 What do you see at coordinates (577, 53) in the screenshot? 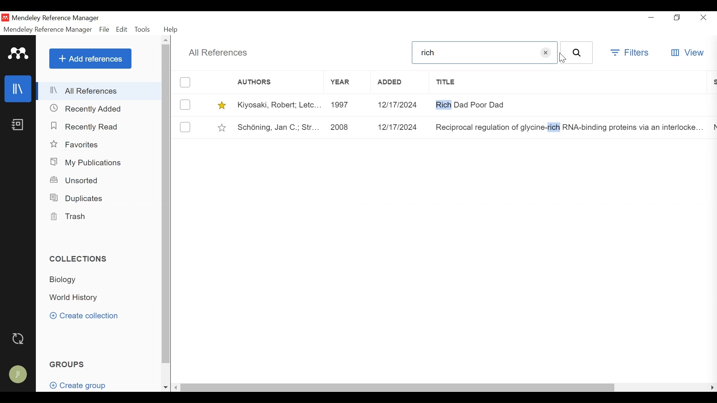
I see `Search` at bounding box center [577, 53].